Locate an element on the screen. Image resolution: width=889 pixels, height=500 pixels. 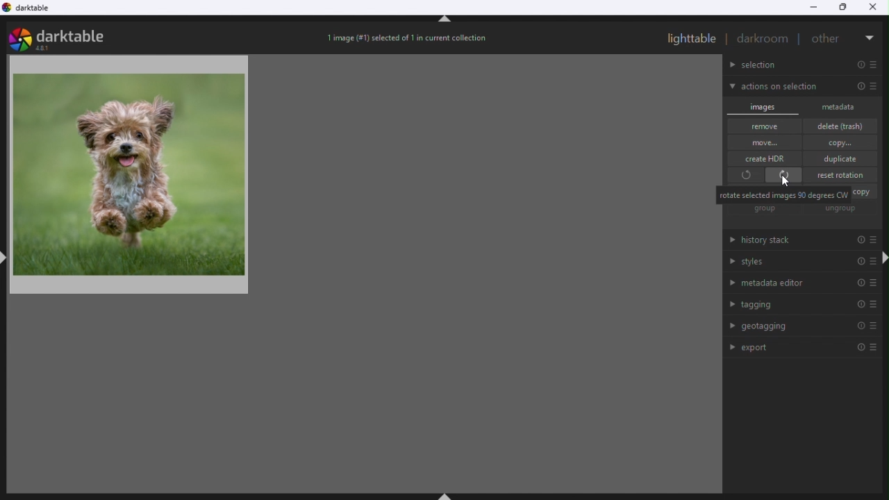
Group is located at coordinates (765, 210).